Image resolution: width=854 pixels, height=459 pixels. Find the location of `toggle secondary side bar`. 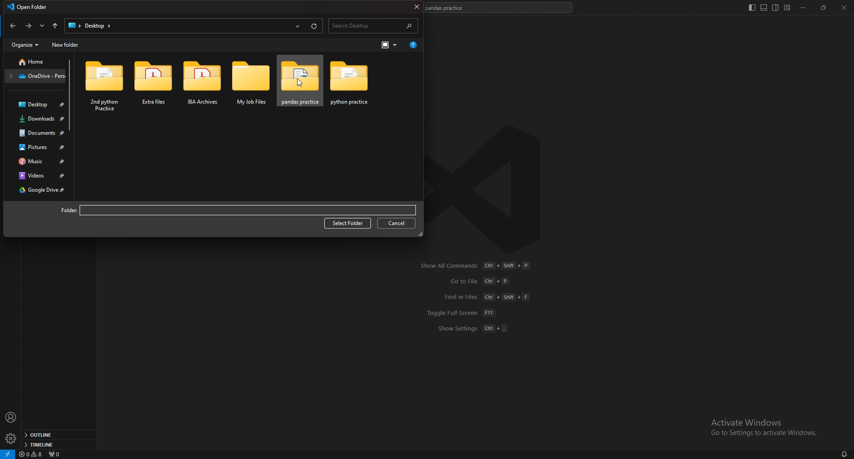

toggle secondary side bar is located at coordinates (776, 8).